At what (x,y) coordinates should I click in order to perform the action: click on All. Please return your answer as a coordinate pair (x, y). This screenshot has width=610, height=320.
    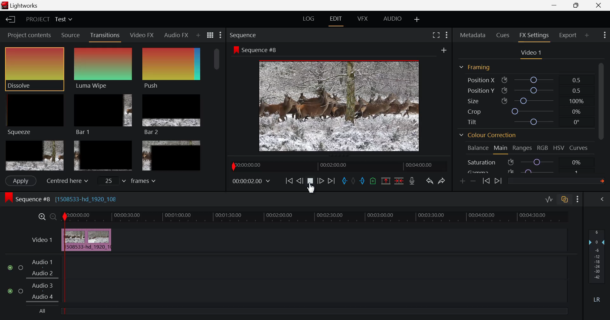
    Looking at the image, I should click on (44, 311).